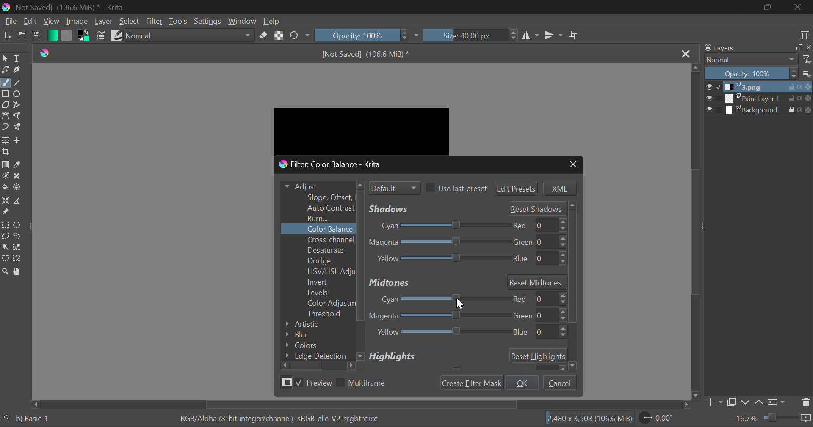 This screenshot has height=427, width=813. I want to click on Delete Layer, so click(806, 402).